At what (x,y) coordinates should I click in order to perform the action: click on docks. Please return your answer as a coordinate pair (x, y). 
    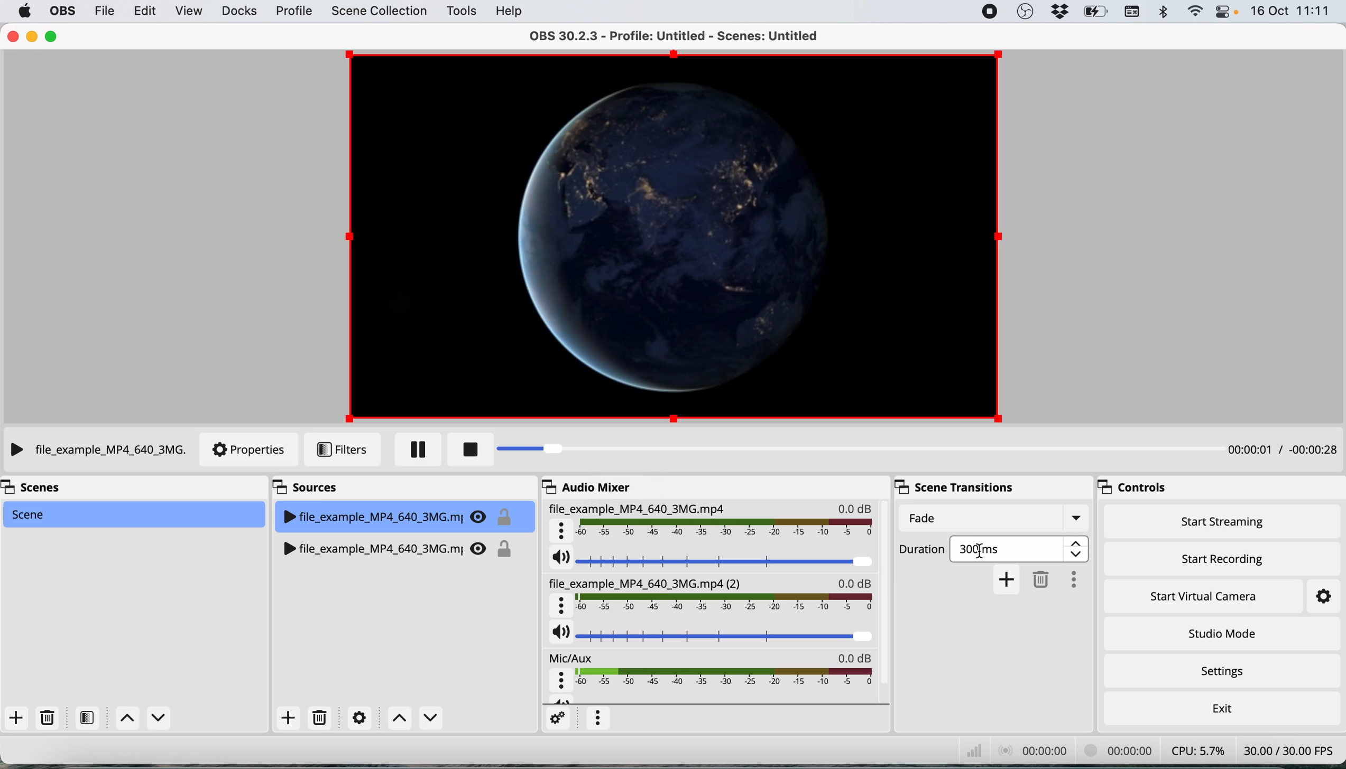
    Looking at the image, I should click on (239, 13).